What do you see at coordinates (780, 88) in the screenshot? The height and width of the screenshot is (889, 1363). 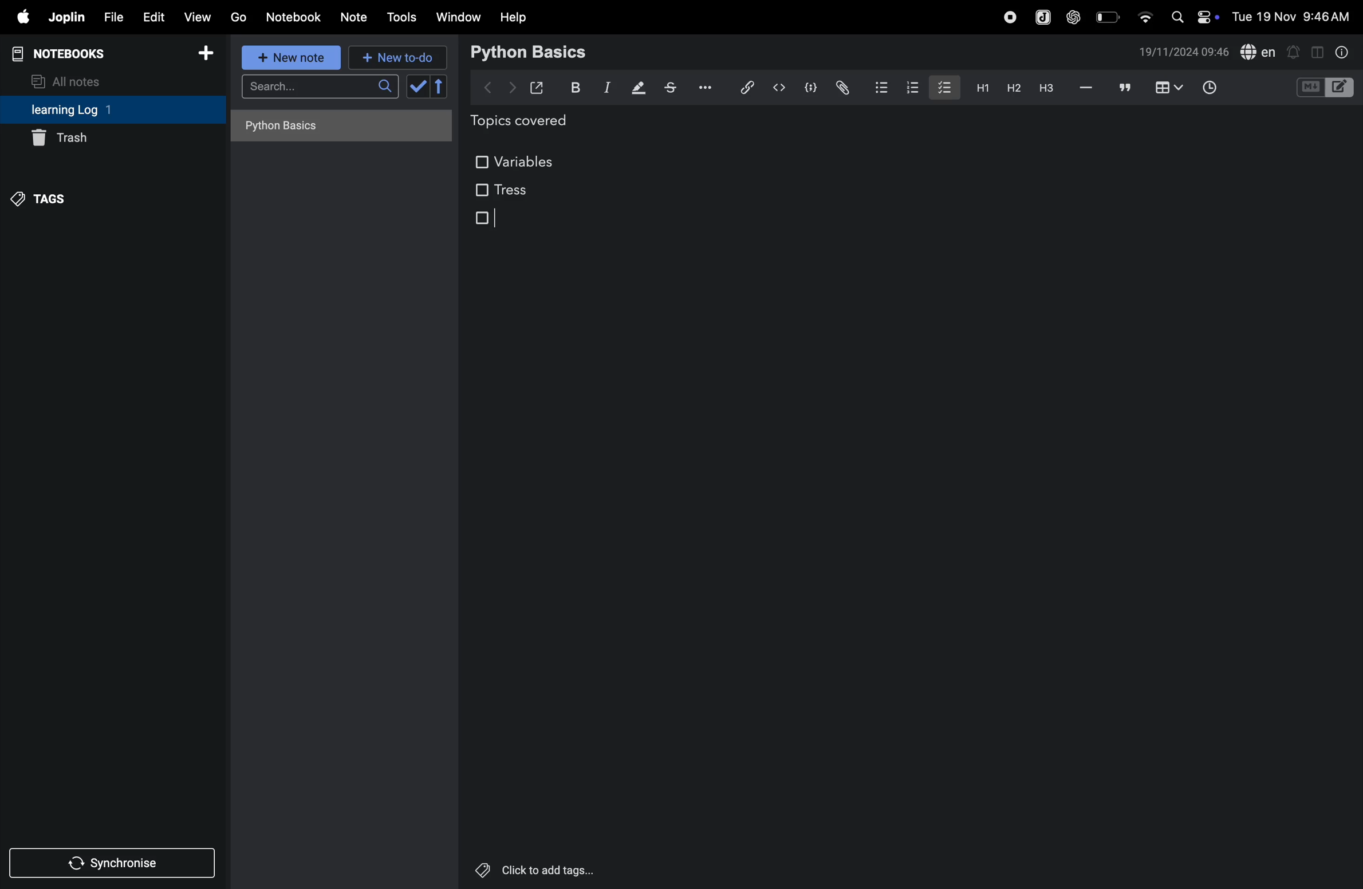 I see `insert code` at bounding box center [780, 88].